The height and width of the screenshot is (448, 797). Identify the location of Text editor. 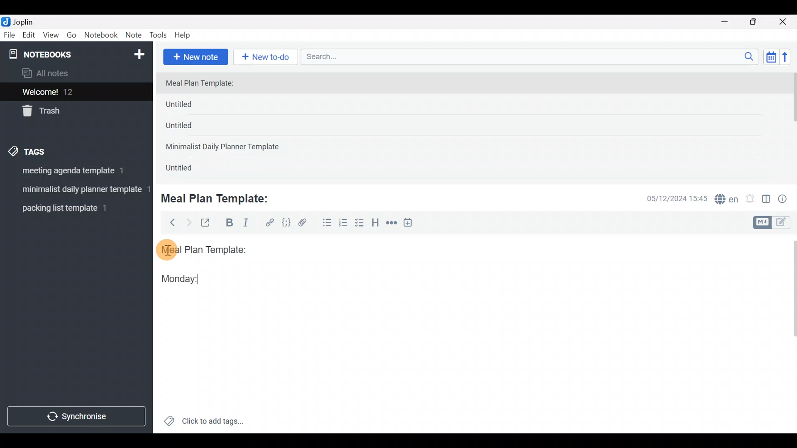
(463, 360).